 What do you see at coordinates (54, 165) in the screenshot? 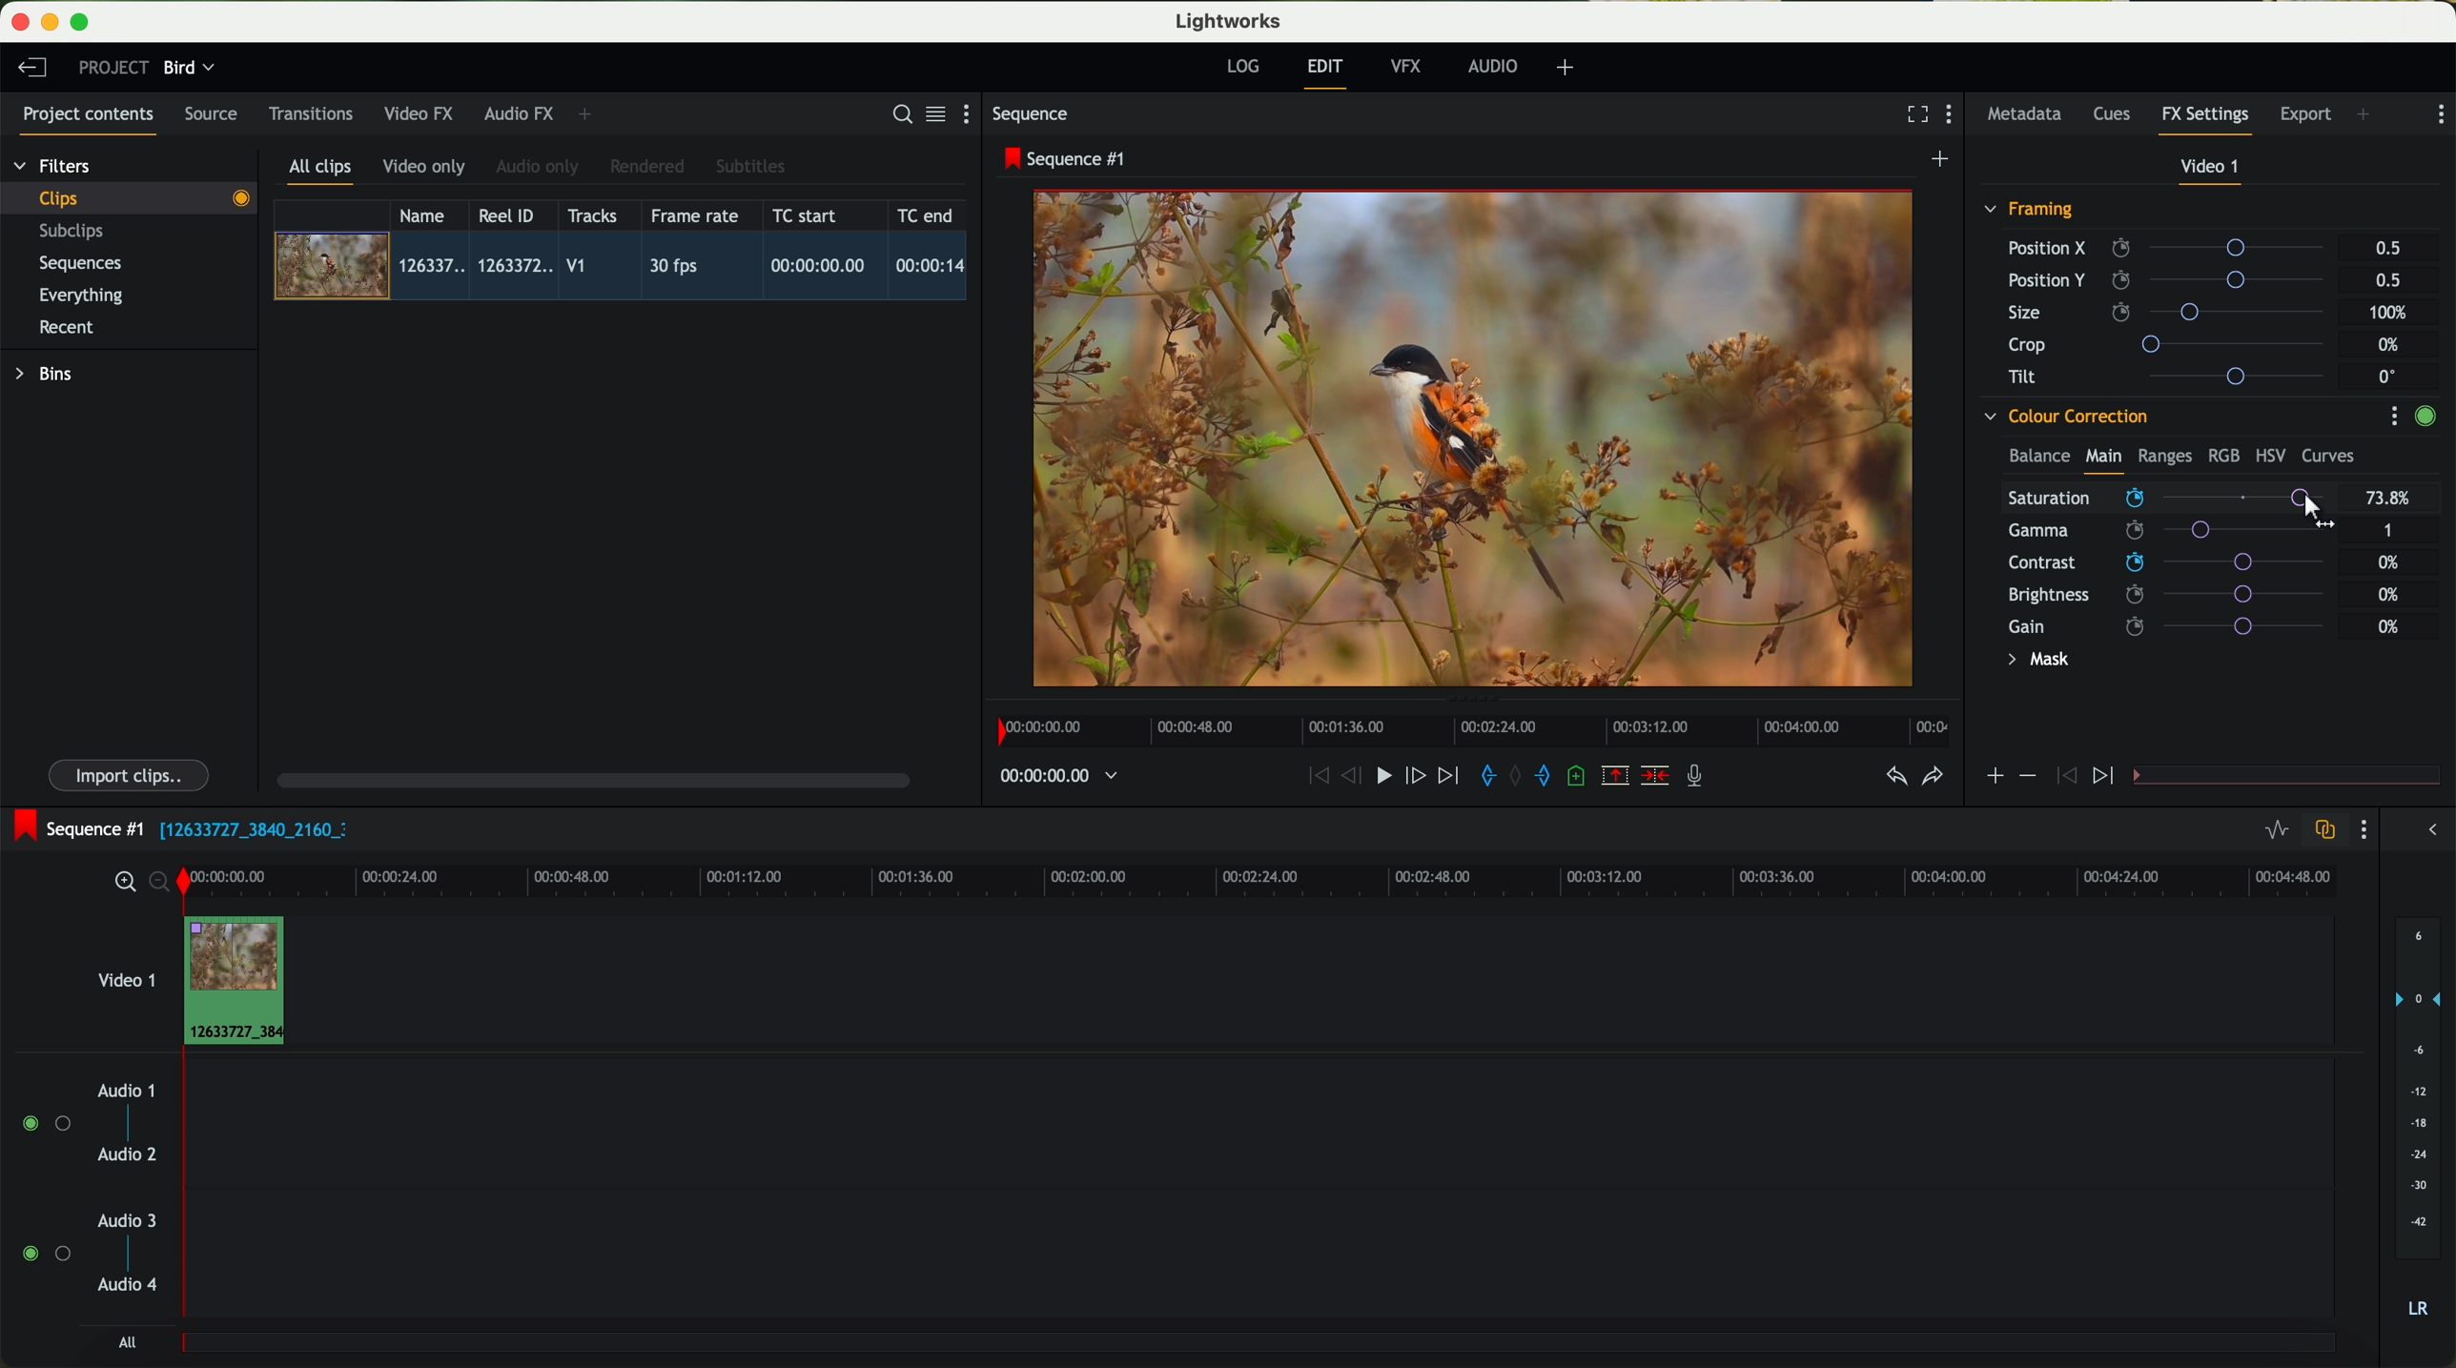
I see `filters` at bounding box center [54, 165].